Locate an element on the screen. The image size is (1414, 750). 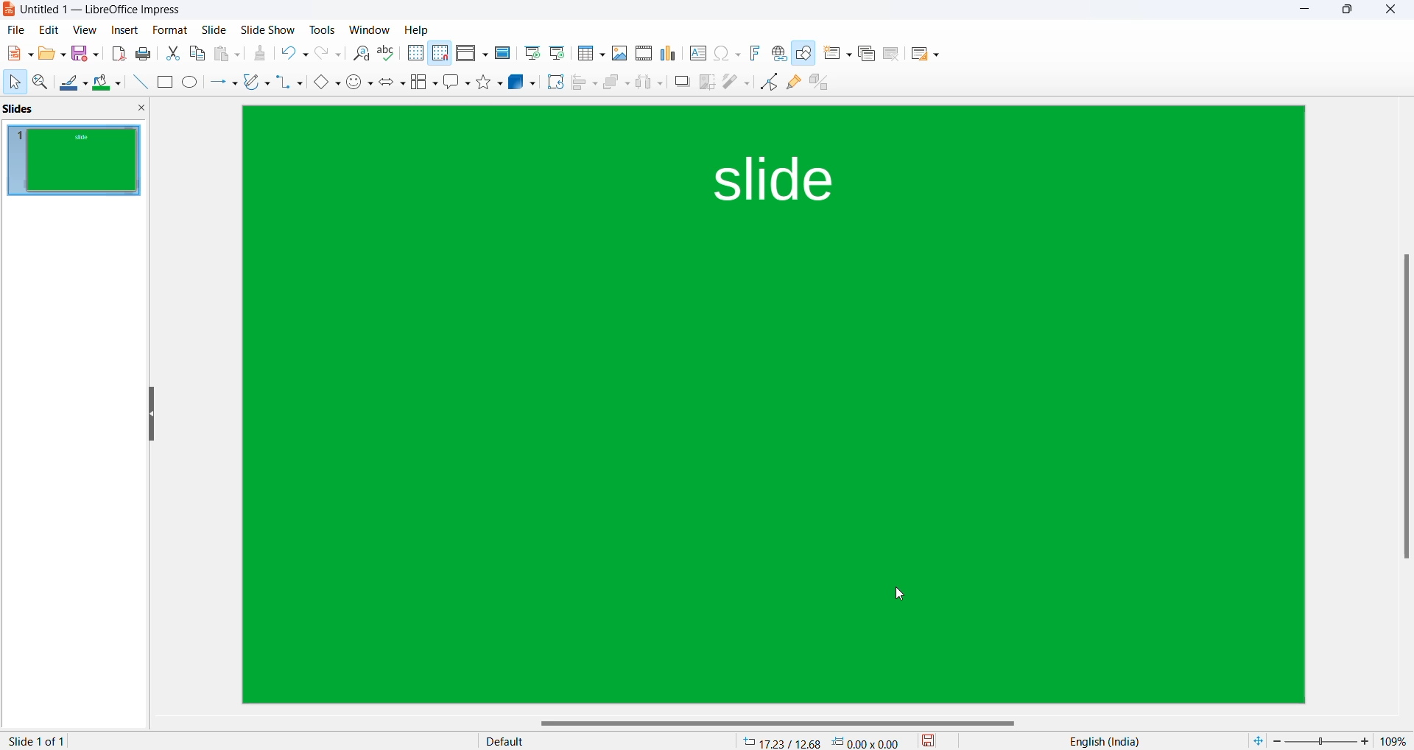
cursor coordinate is located at coordinates (826, 739).